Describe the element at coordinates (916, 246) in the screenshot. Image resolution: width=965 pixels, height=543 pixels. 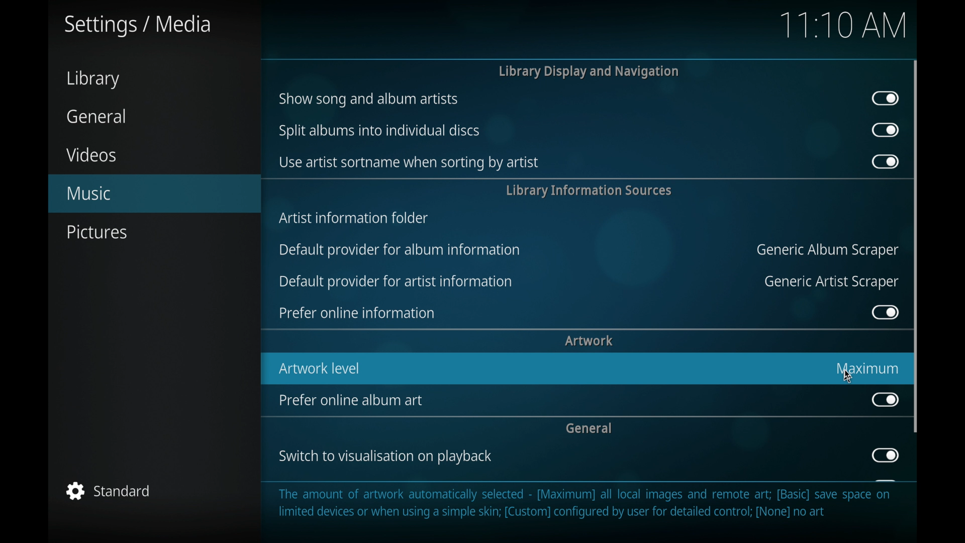
I see `scroll box` at that location.